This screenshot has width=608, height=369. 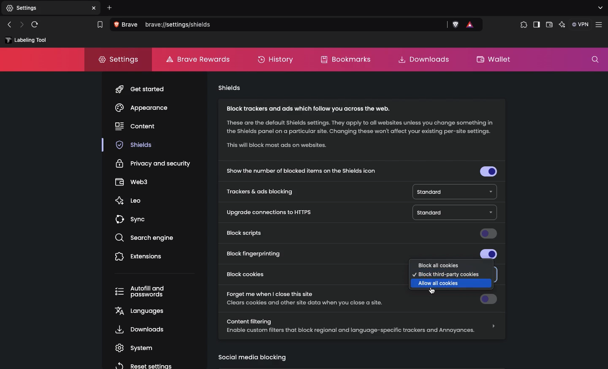 I want to click on Shields, so click(x=229, y=88).